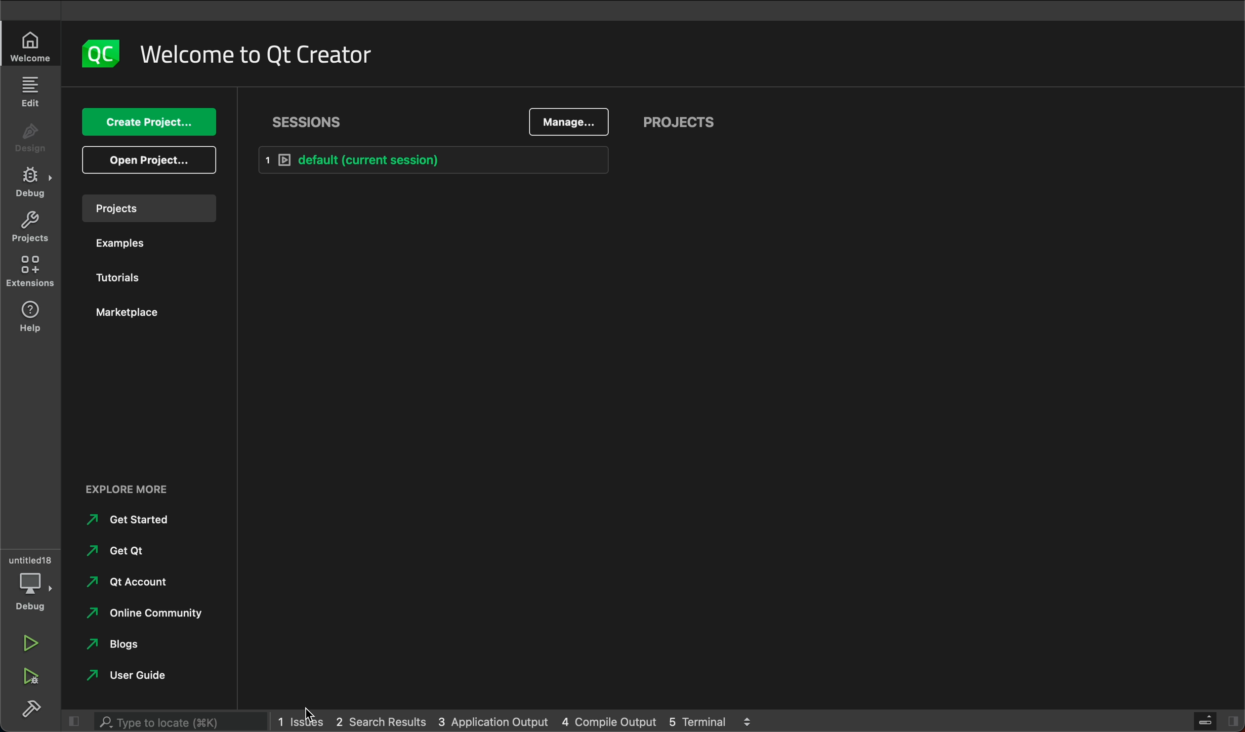  What do you see at coordinates (31, 643) in the screenshot?
I see `run` at bounding box center [31, 643].